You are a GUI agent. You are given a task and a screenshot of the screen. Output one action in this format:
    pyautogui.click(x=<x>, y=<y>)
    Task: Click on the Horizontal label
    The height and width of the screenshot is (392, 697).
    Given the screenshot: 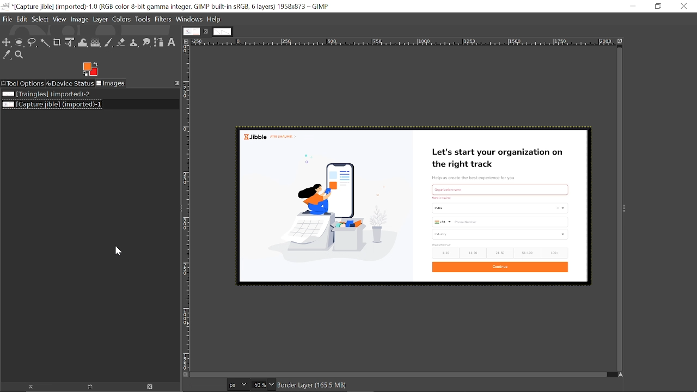 What is the action you would take?
    pyautogui.click(x=404, y=42)
    